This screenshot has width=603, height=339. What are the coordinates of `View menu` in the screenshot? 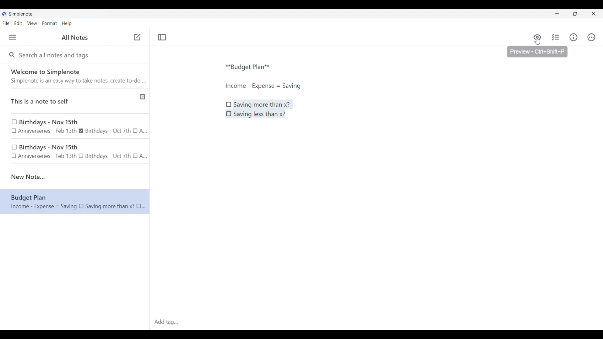 It's located at (32, 23).